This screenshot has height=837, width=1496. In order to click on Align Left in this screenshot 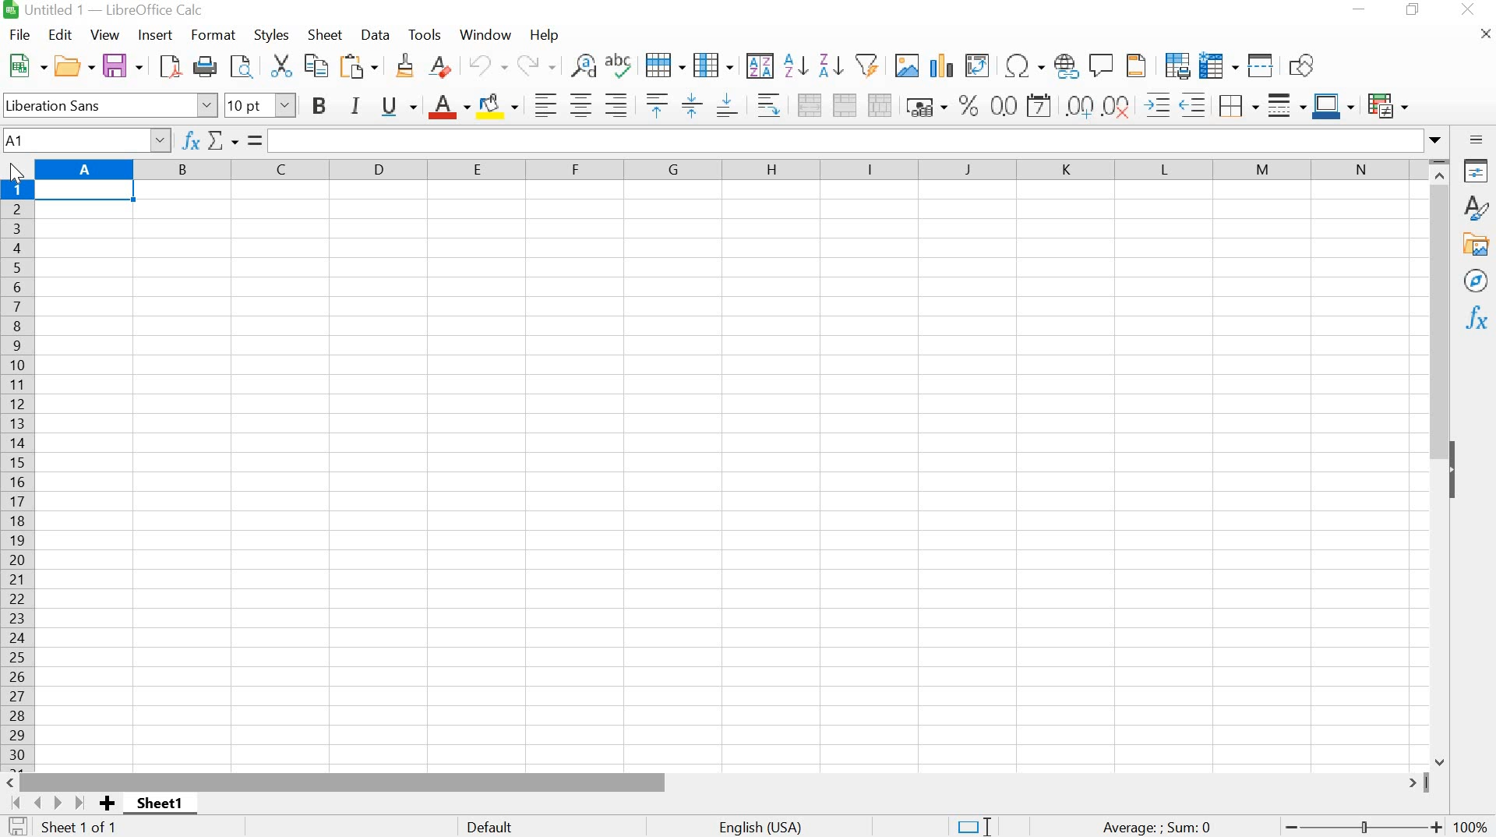, I will do `click(544, 103)`.